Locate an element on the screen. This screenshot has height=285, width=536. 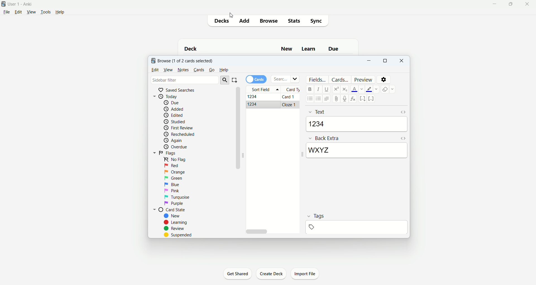
maximize is located at coordinates (513, 4).